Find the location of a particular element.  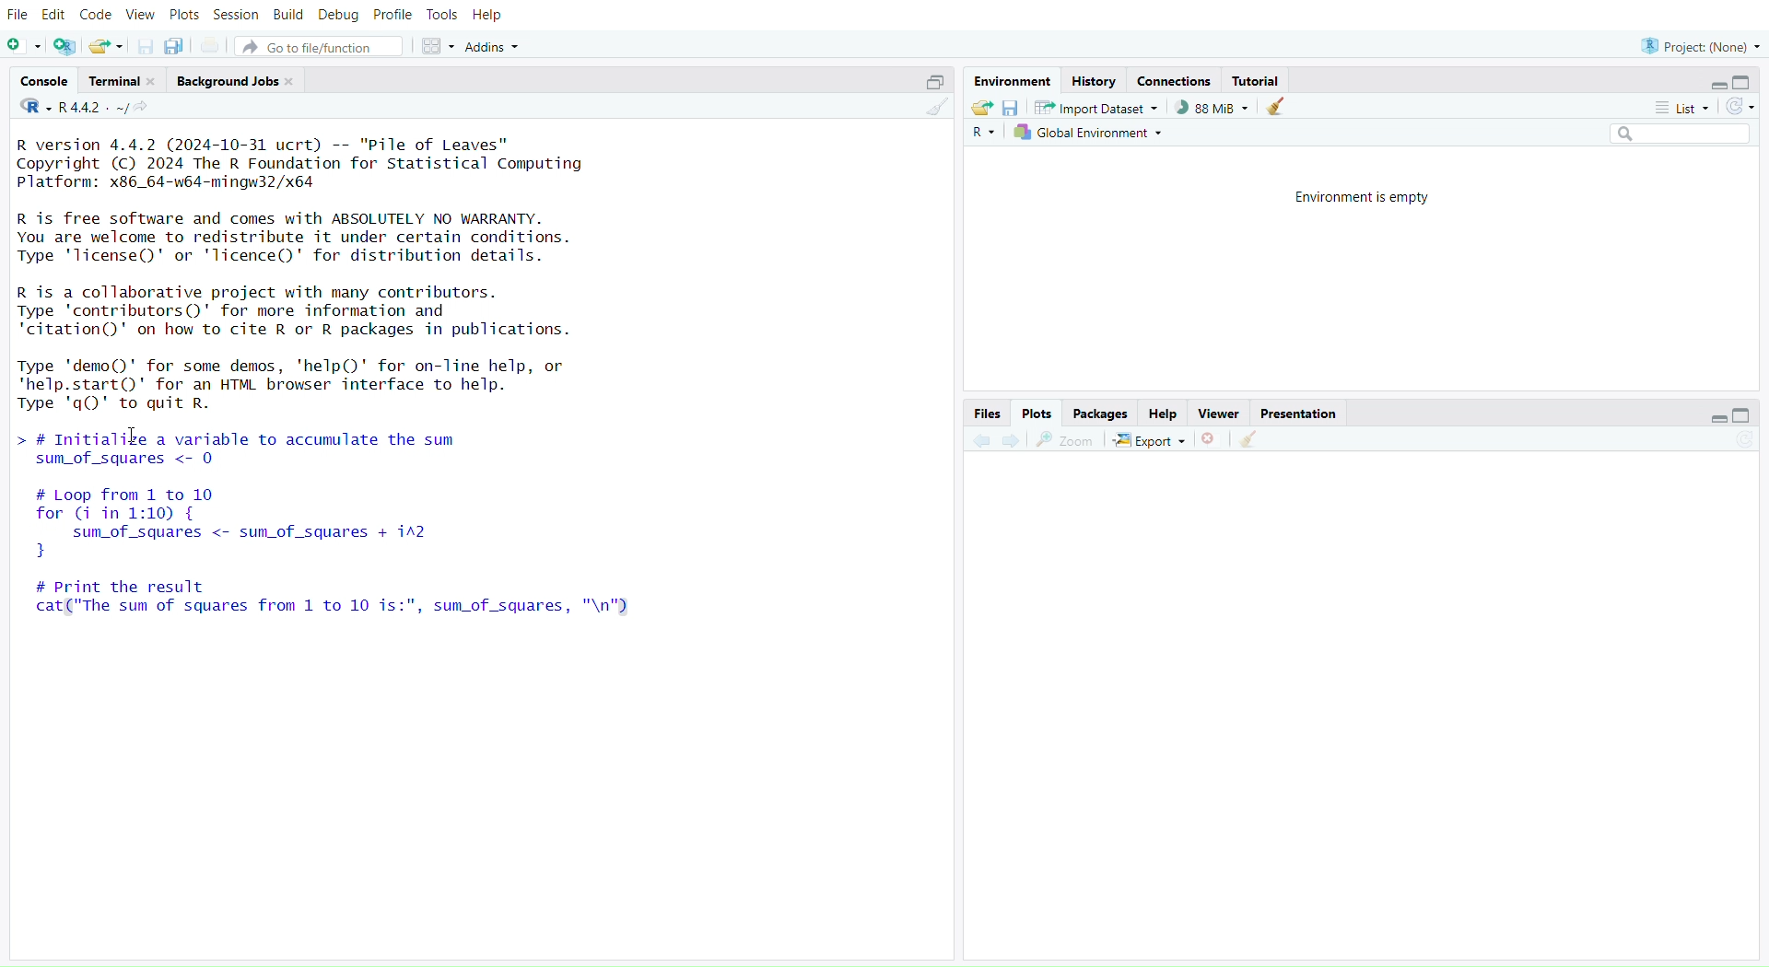

go to file/function is located at coordinates (320, 48).